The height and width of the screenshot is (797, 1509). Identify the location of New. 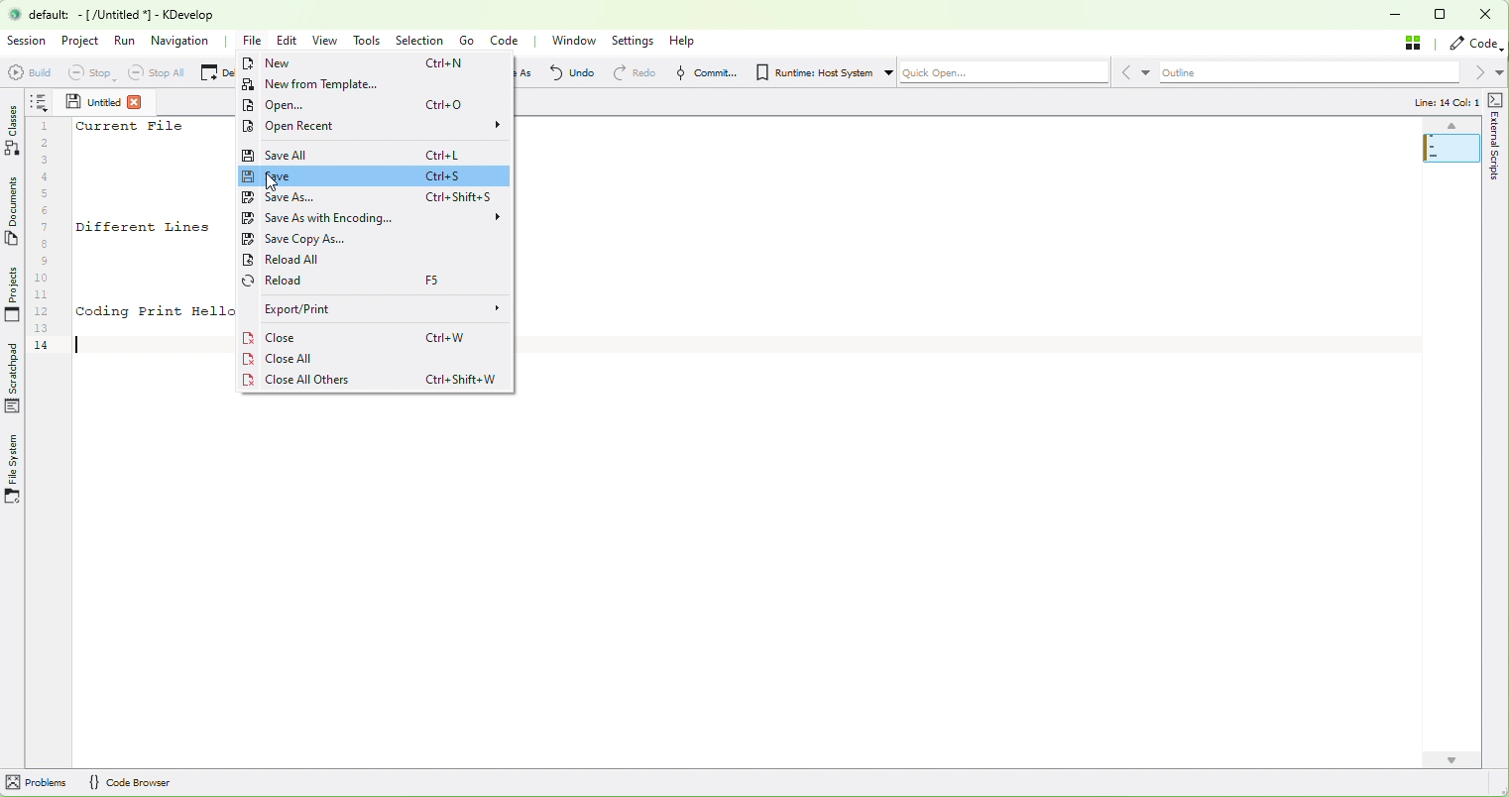
(293, 63).